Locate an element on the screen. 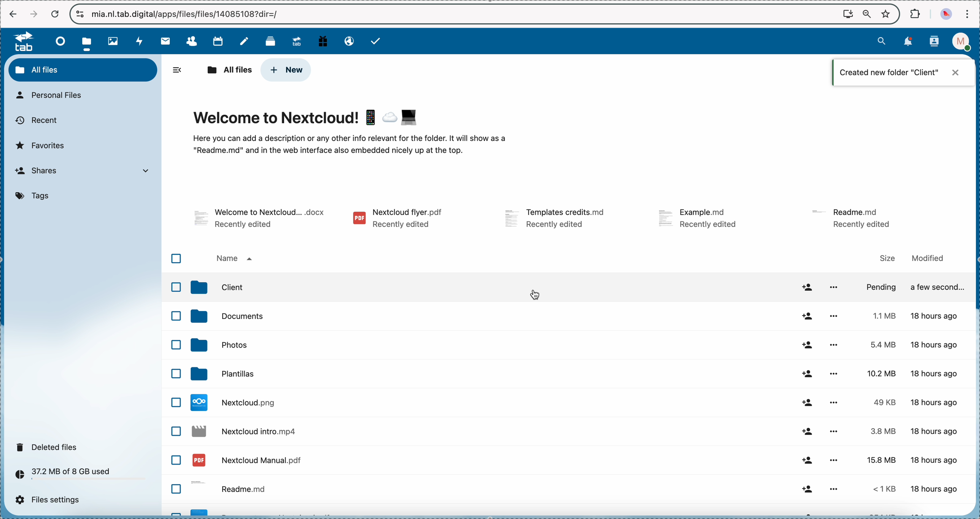 The width and height of the screenshot is (980, 519). upgrade is located at coordinates (297, 41).